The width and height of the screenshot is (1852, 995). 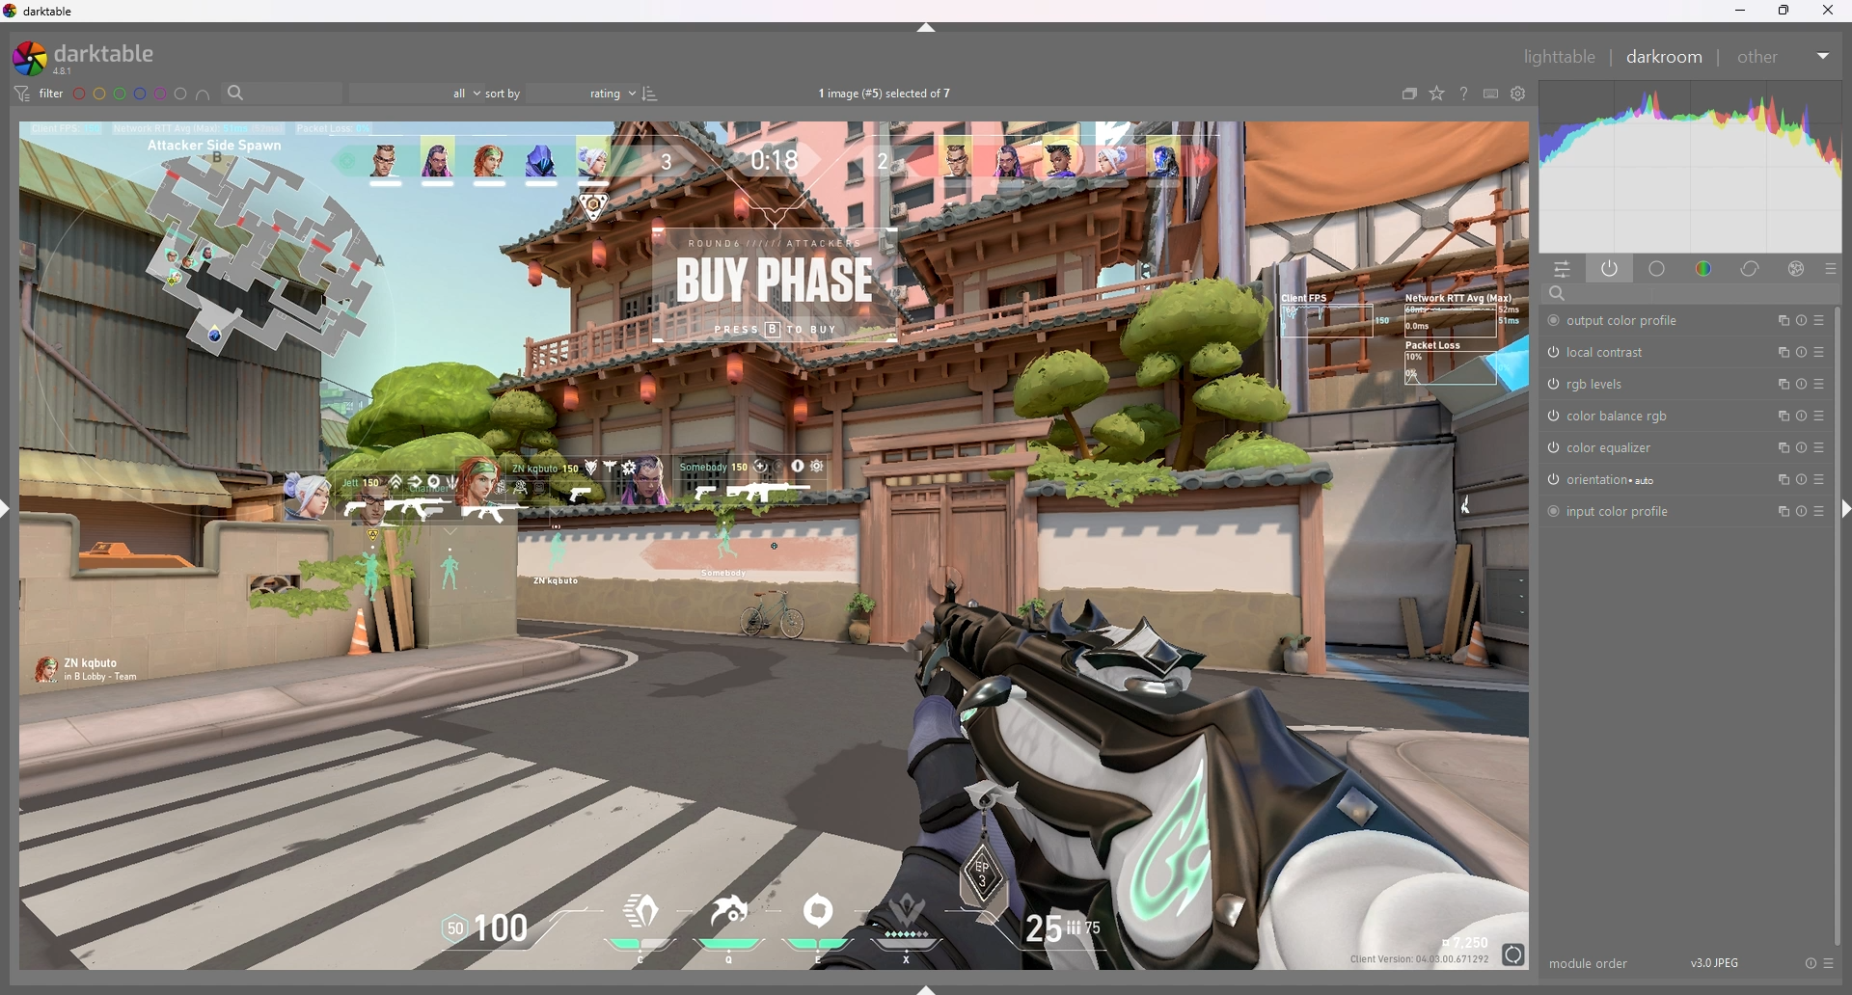 What do you see at coordinates (1780, 417) in the screenshot?
I see `multiple instances action` at bounding box center [1780, 417].